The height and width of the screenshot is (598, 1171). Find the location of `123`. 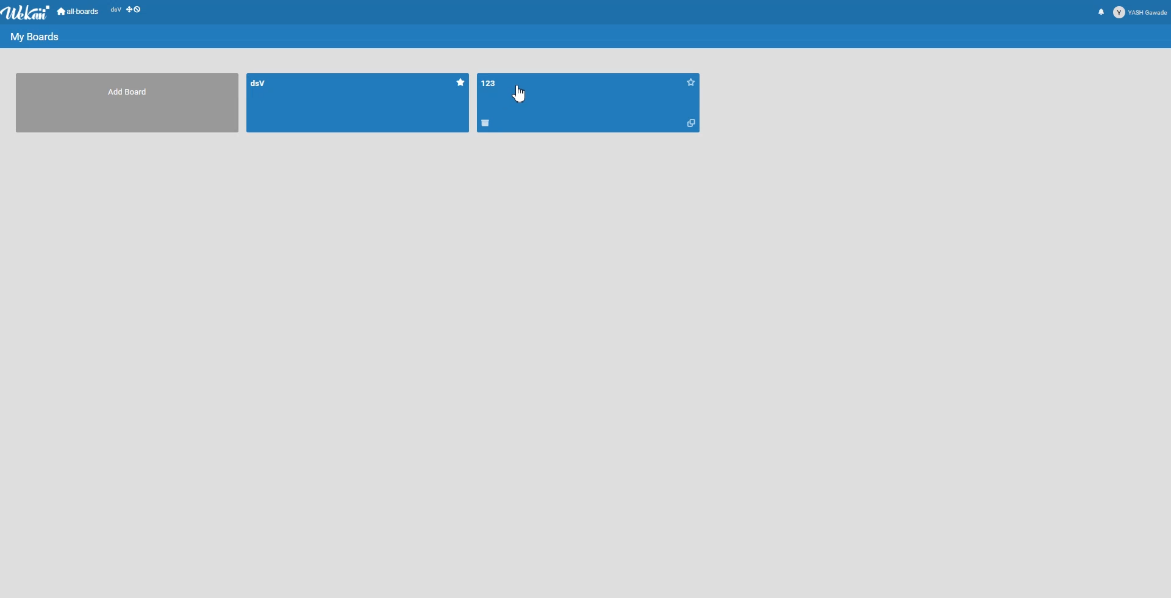

123 is located at coordinates (492, 81).